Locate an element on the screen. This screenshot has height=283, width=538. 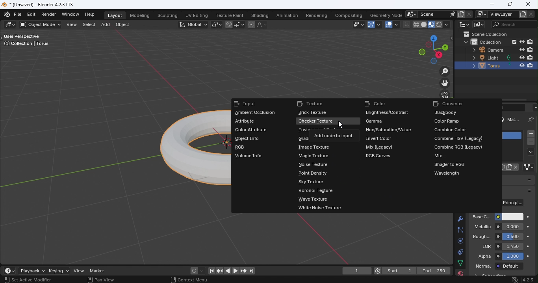
Jump to first/last frame in frame range is located at coordinates (210, 272).